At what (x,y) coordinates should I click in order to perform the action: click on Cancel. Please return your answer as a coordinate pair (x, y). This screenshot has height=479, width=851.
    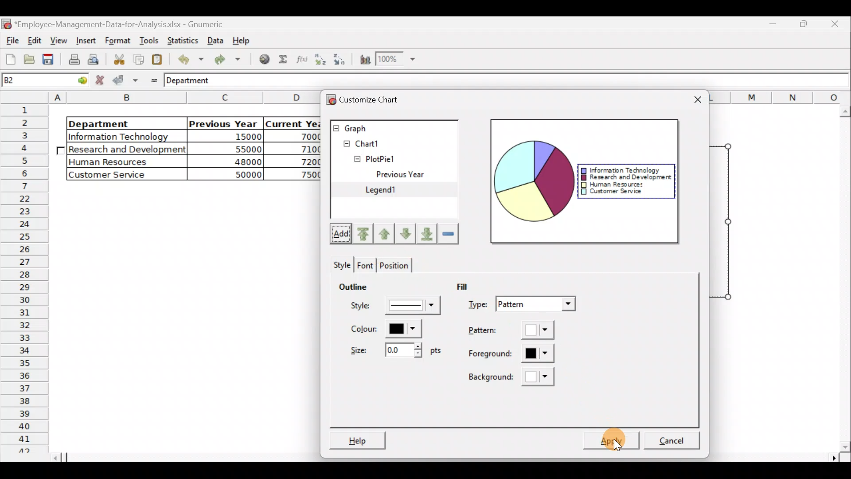
    Looking at the image, I should click on (673, 436).